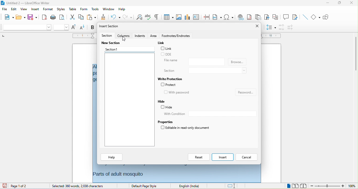  What do you see at coordinates (20, 17) in the screenshot?
I see `open` at bounding box center [20, 17].